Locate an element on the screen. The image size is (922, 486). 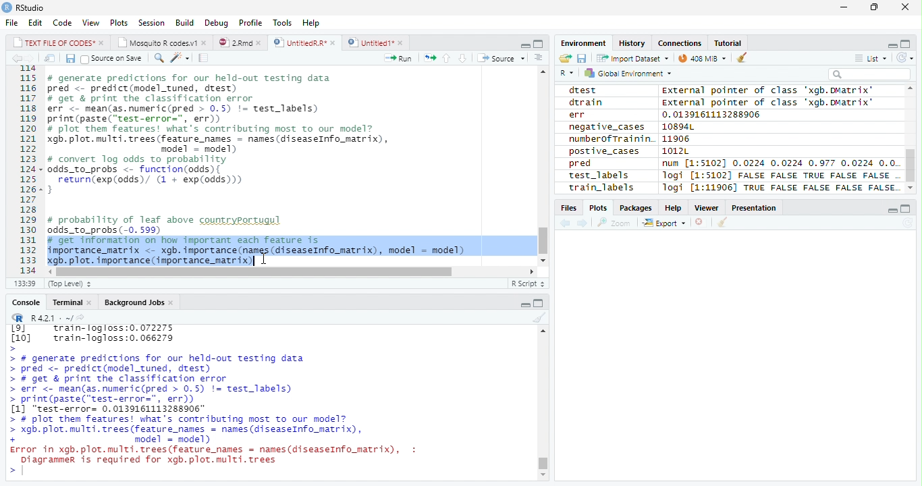
Clean is located at coordinates (537, 318).